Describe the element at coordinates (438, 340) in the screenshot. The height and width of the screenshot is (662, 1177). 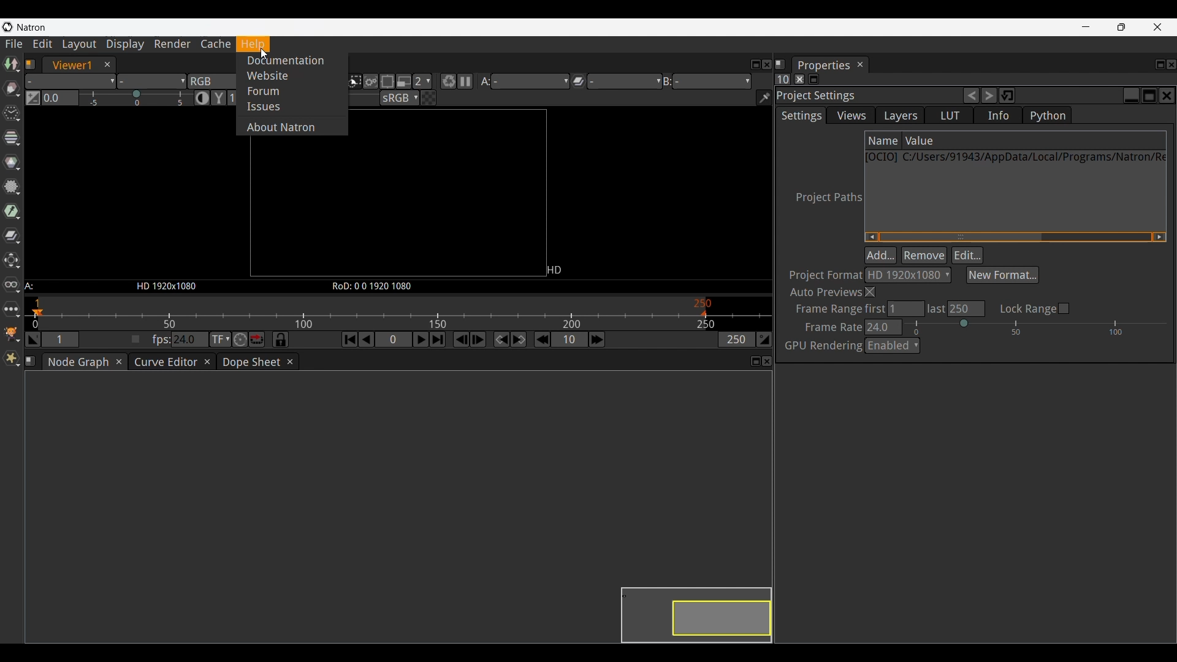
I see `Last frame` at that location.